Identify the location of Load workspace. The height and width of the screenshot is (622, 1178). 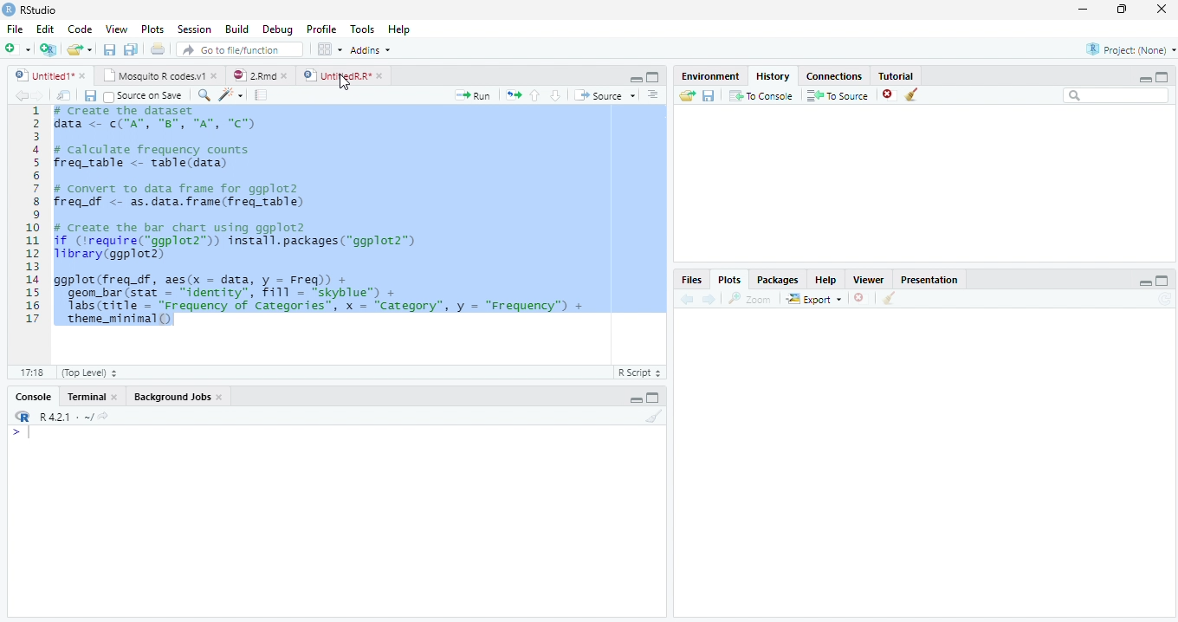
(684, 97).